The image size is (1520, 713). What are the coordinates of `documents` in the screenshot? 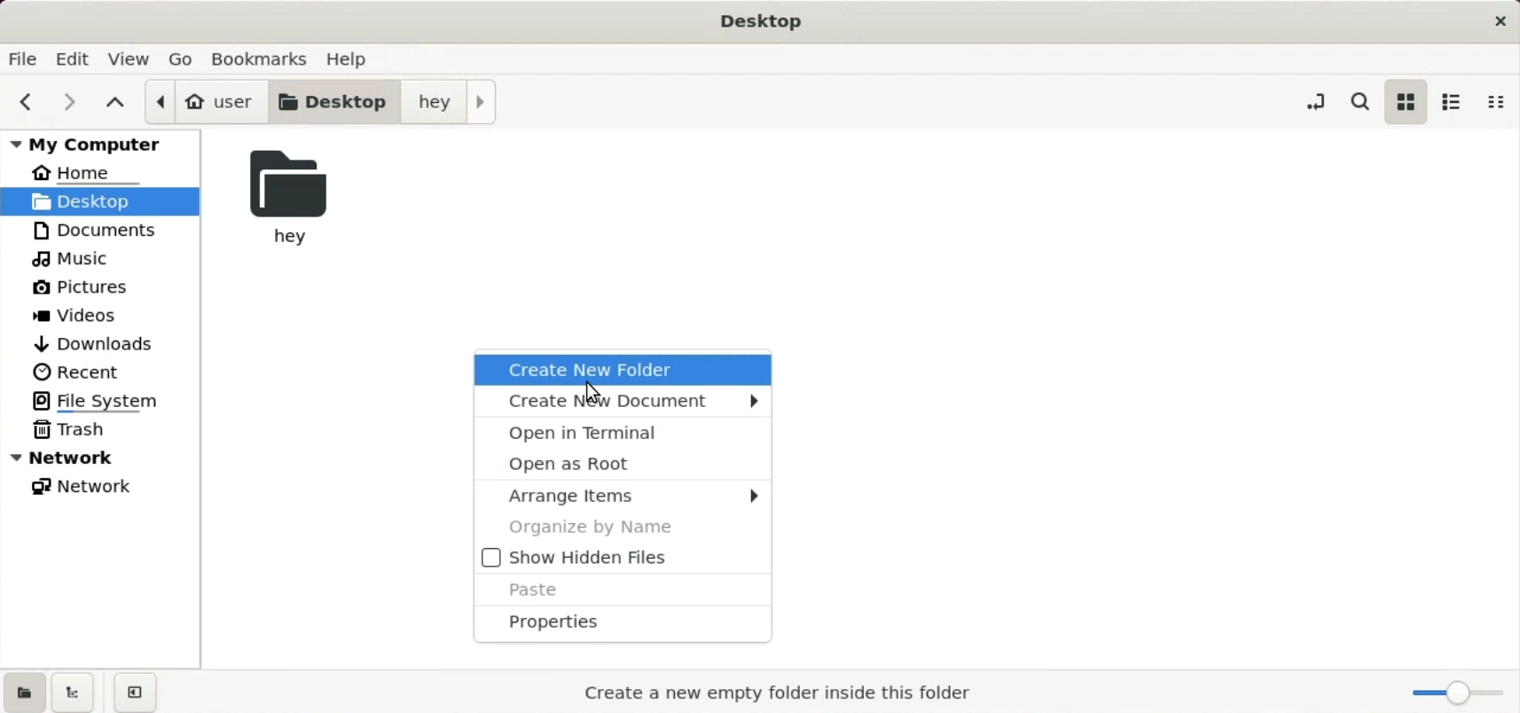 It's located at (97, 231).